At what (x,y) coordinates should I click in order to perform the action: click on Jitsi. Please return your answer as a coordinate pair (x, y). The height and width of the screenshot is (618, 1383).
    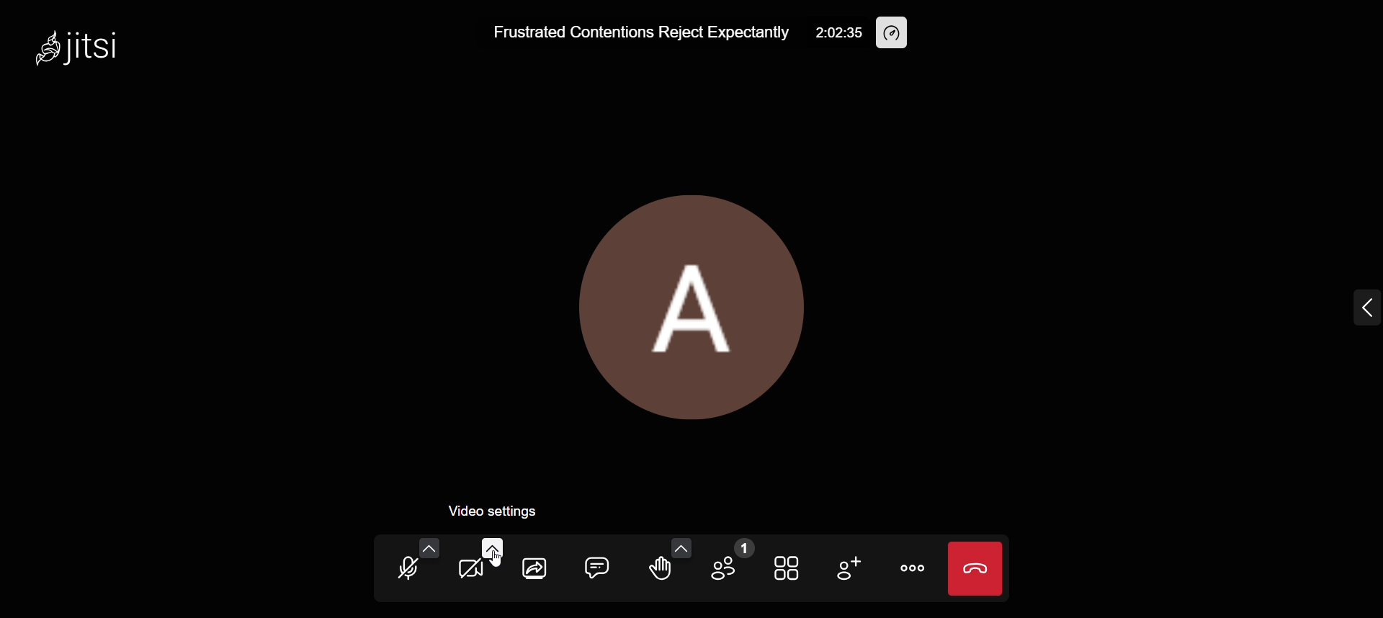
    Looking at the image, I should click on (95, 48).